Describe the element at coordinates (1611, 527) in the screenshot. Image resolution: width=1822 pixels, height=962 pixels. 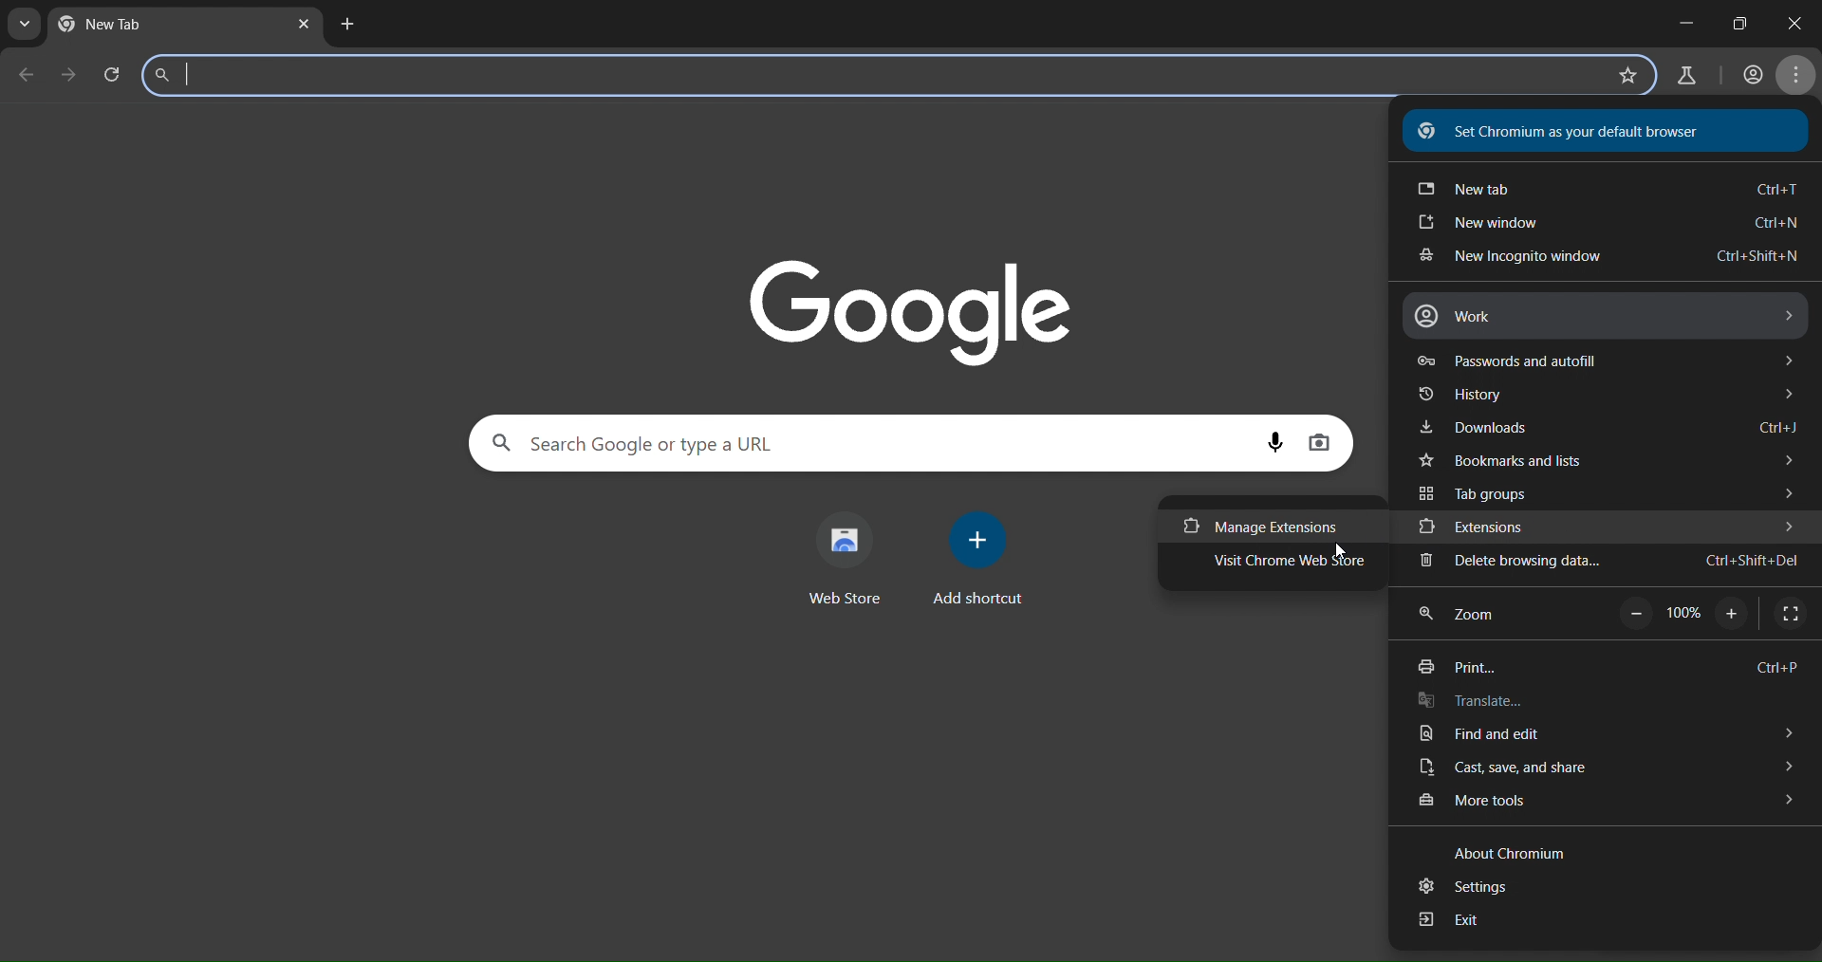
I see `extensions` at that location.